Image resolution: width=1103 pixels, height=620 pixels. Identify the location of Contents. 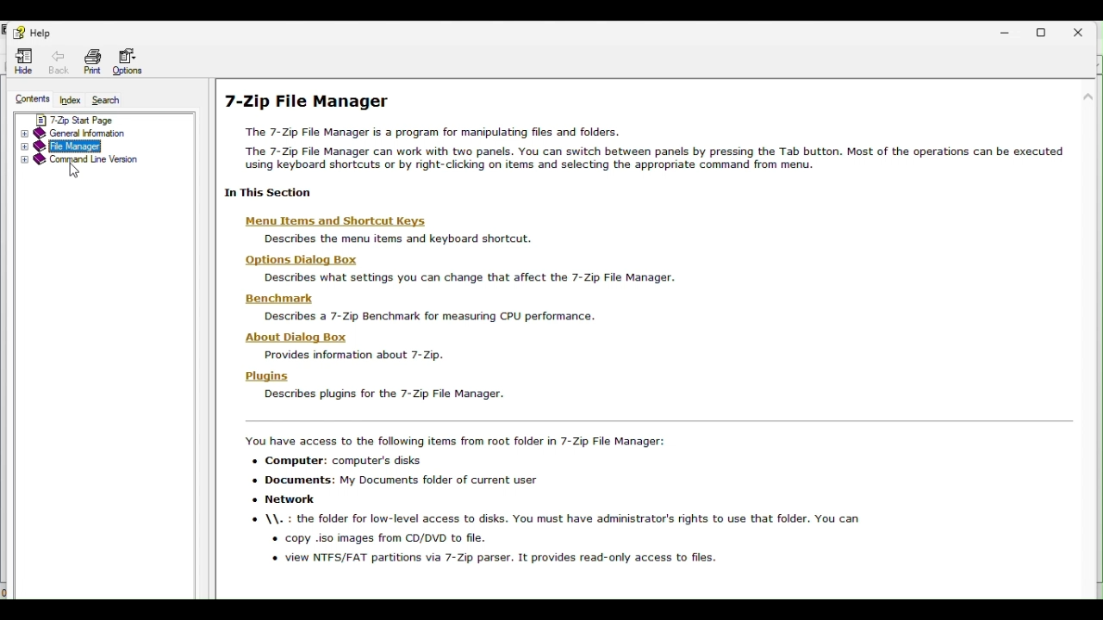
(31, 100).